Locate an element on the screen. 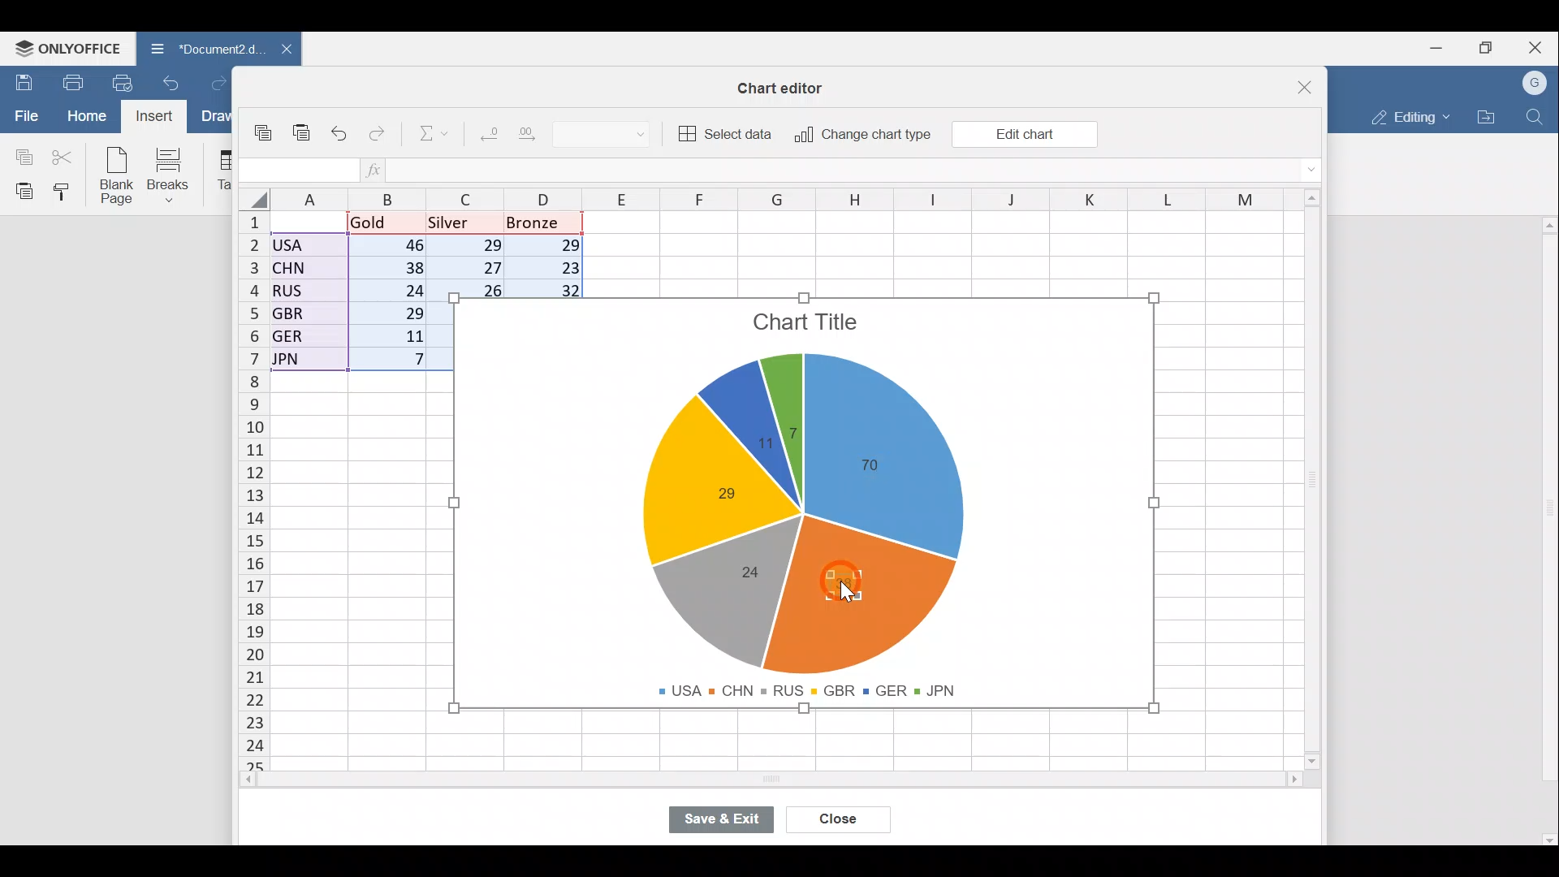 The height and width of the screenshot is (877, 1559). ONLYOFFICE Menu is located at coordinates (65, 48).